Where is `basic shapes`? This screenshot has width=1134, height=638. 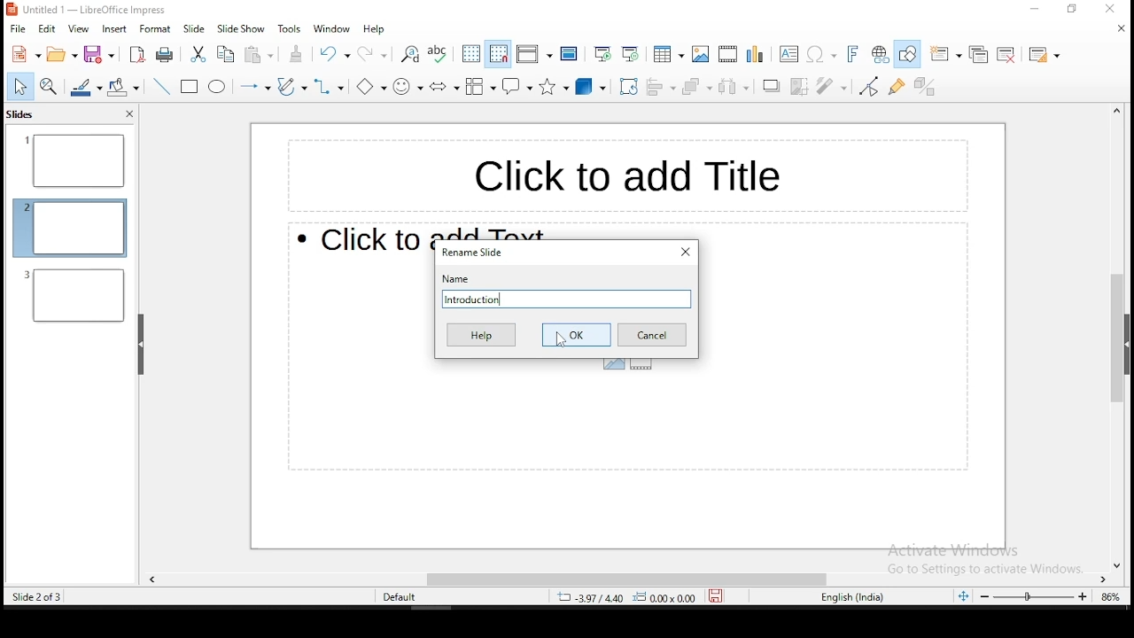 basic shapes is located at coordinates (367, 85).